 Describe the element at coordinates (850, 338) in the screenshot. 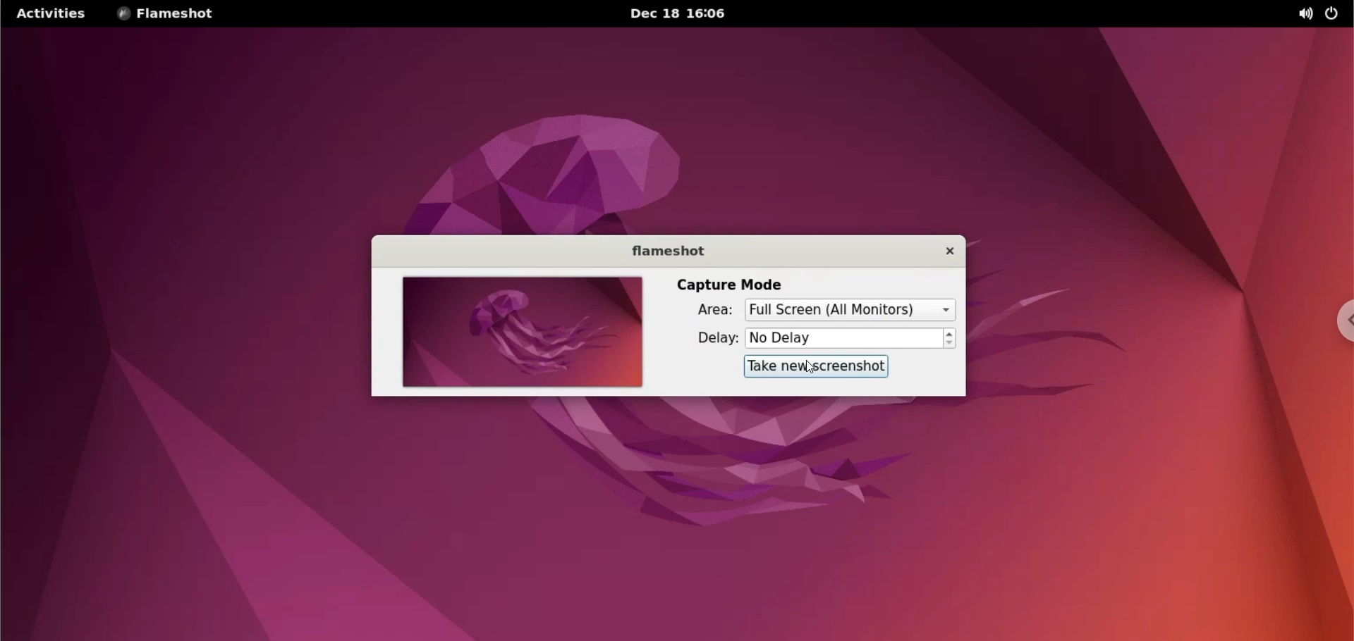

I see `delay options` at that location.